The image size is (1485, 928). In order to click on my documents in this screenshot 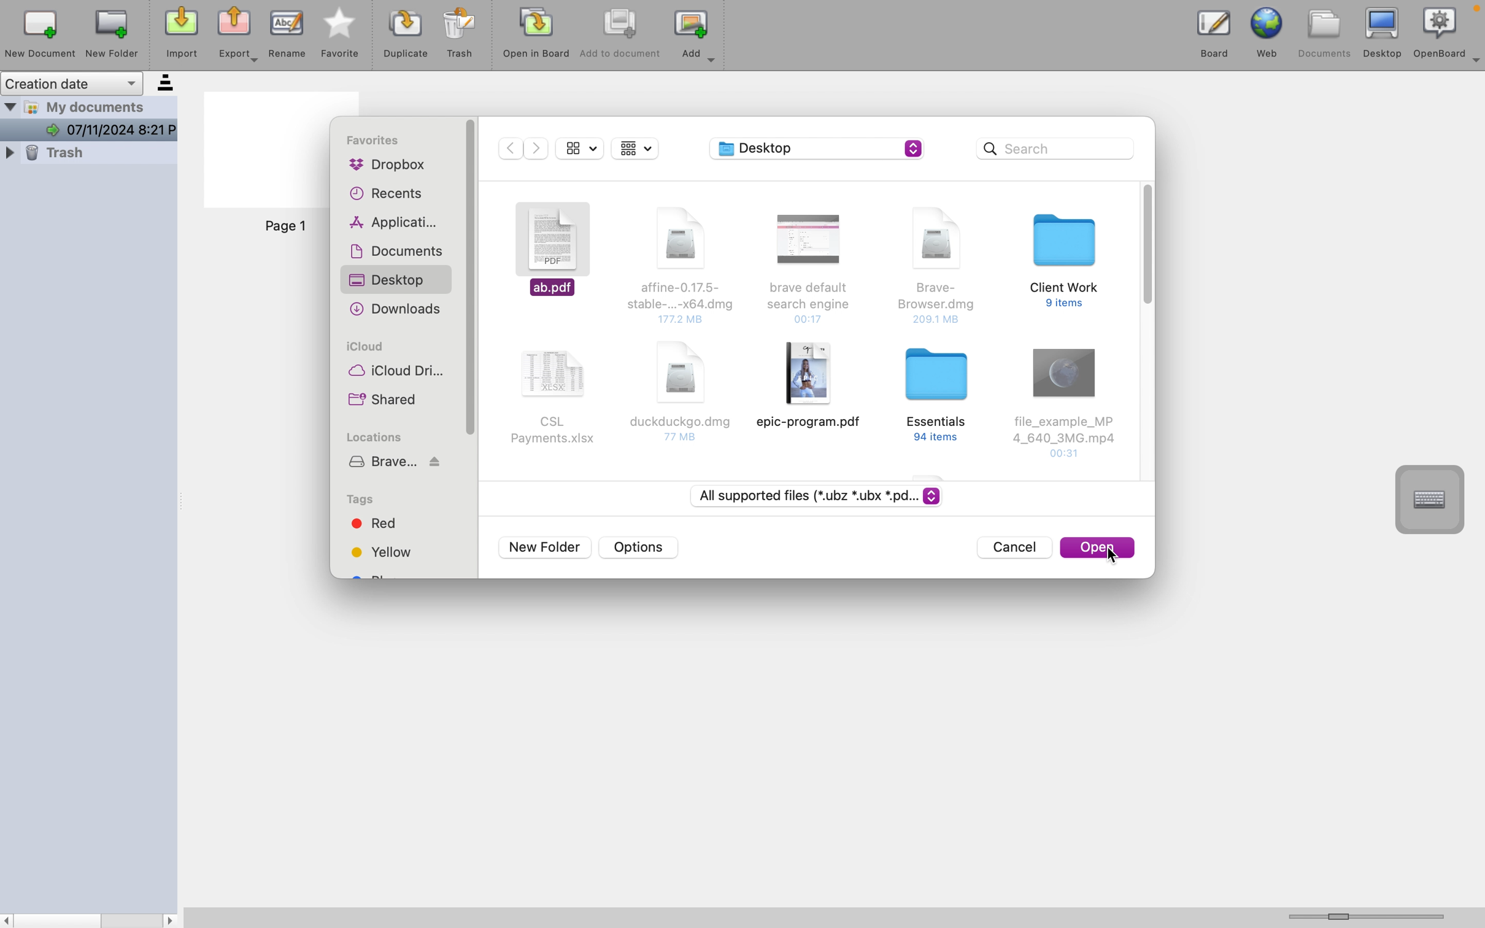, I will do `click(93, 118)`.